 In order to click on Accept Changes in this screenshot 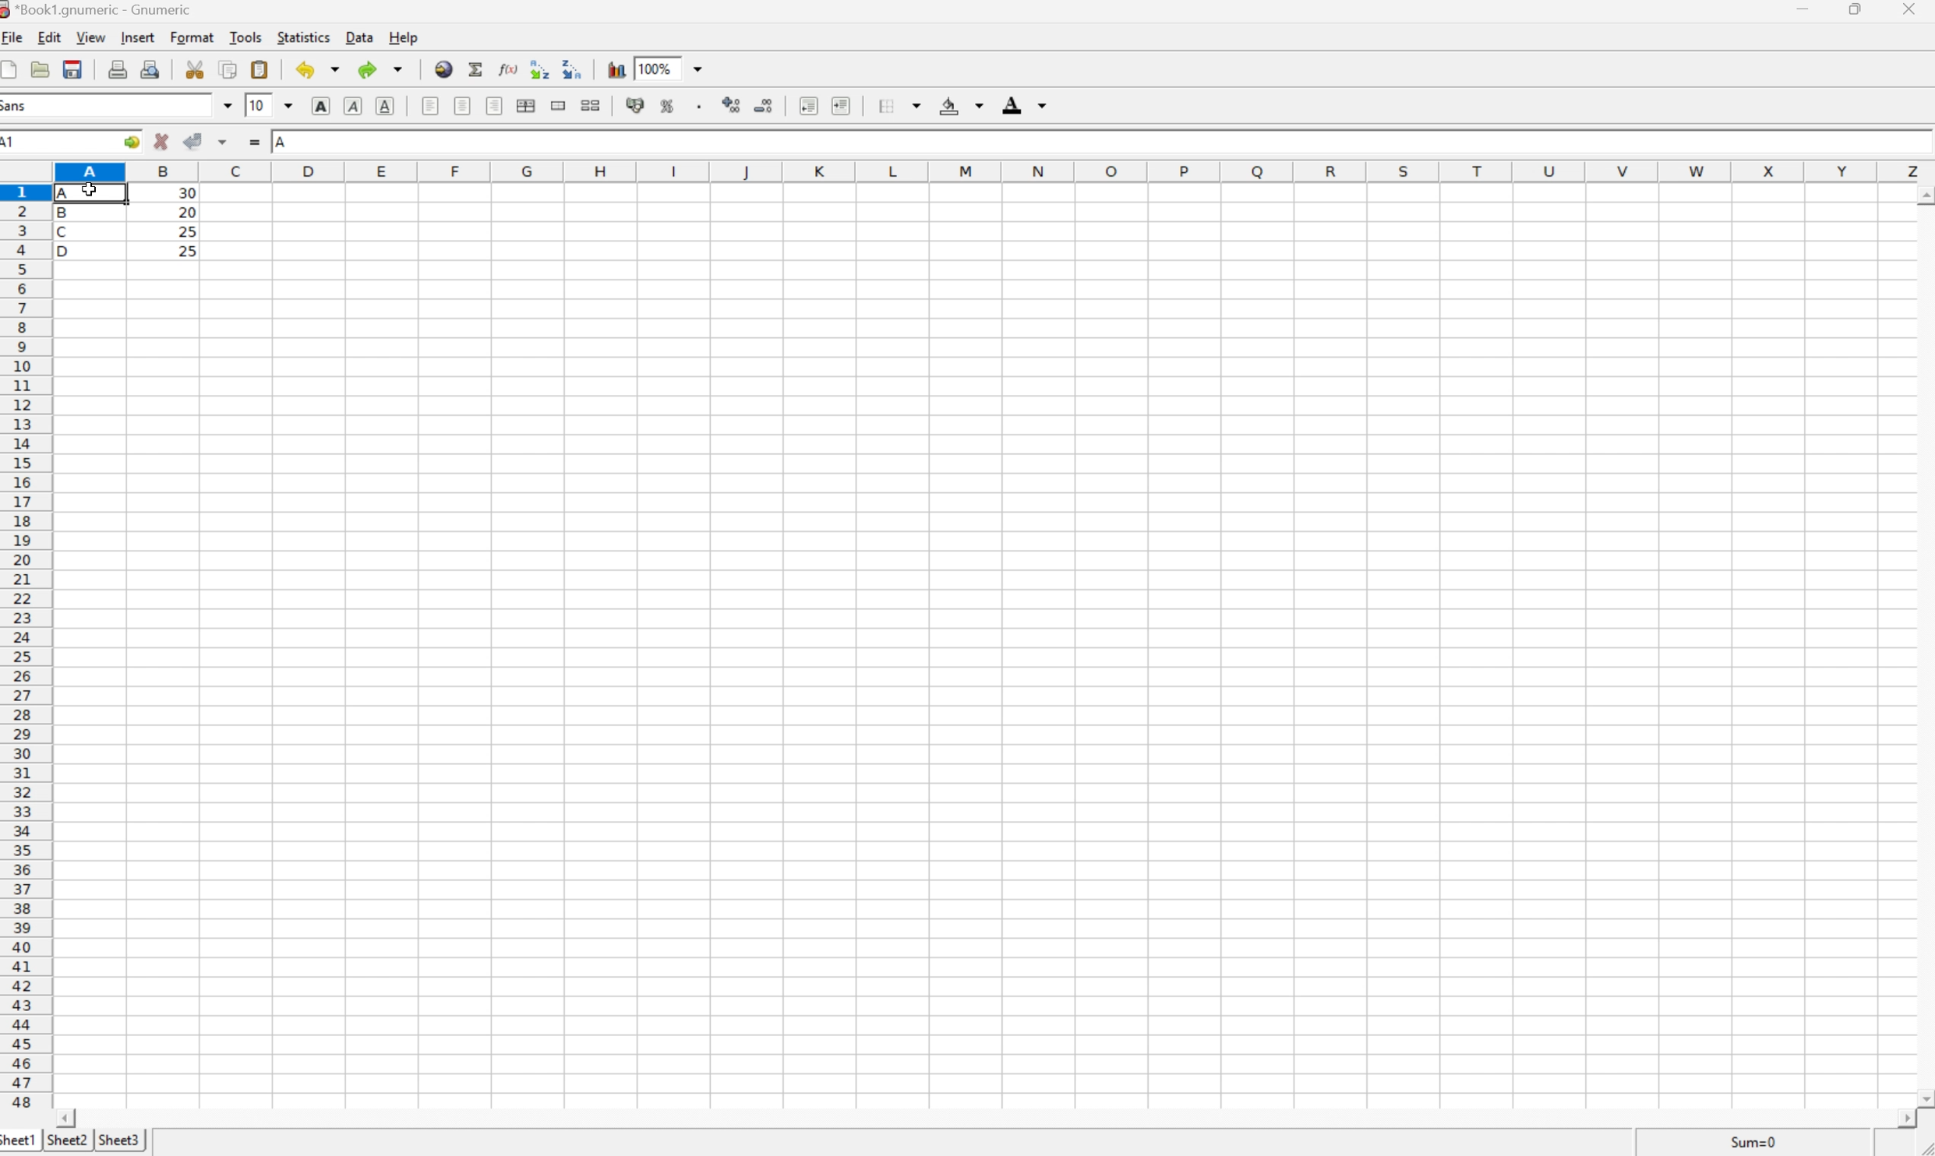, I will do `click(191, 140)`.